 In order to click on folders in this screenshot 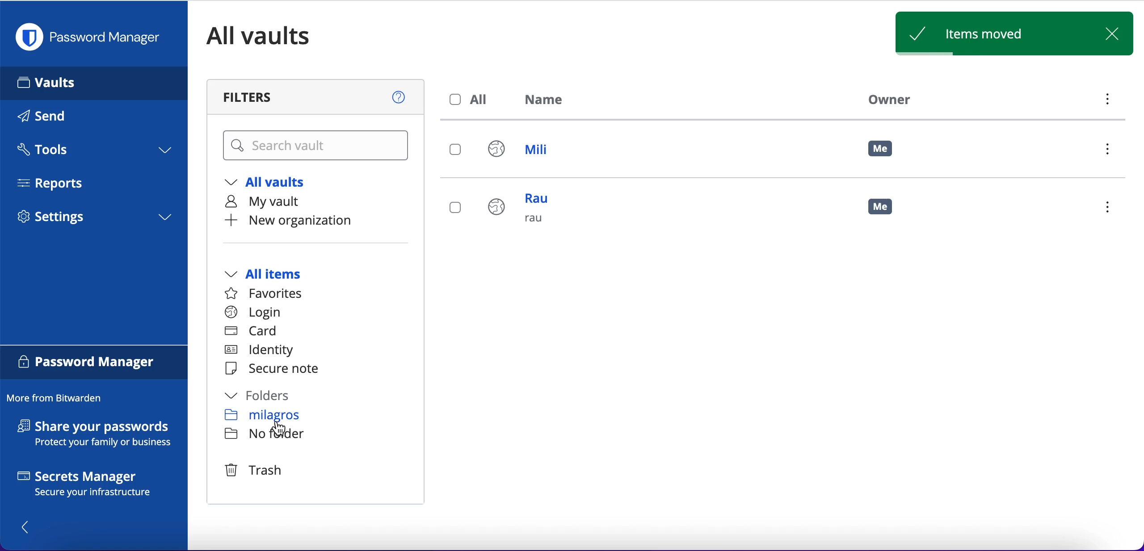, I will do `click(267, 397)`.